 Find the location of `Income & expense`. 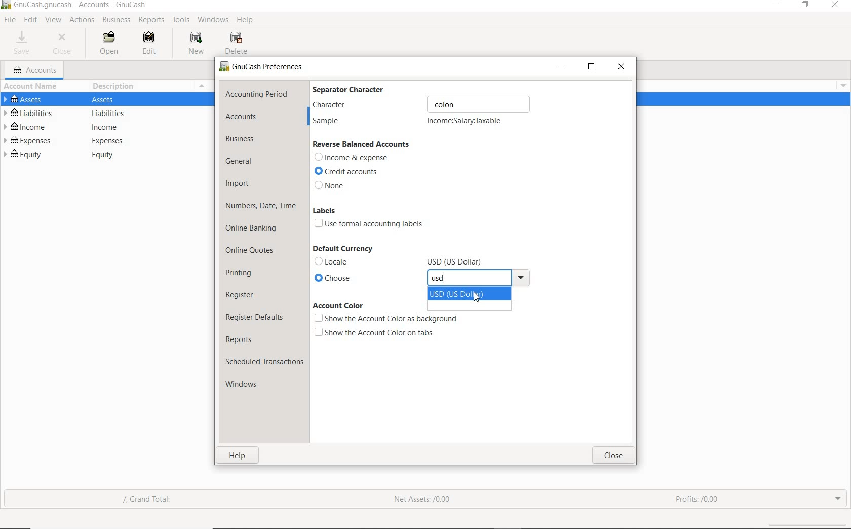

Income & expense is located at coordinates (352, 158).